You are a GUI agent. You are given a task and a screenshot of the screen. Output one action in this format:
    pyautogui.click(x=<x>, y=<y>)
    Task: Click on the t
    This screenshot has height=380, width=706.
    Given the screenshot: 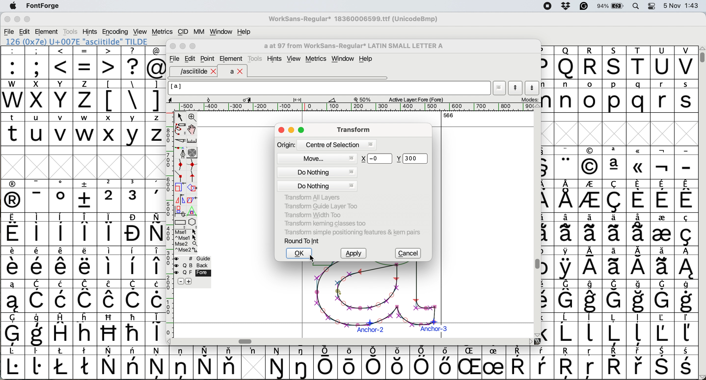 What is the action you would take?
    pyautogui.click(x=13, y=129)
    